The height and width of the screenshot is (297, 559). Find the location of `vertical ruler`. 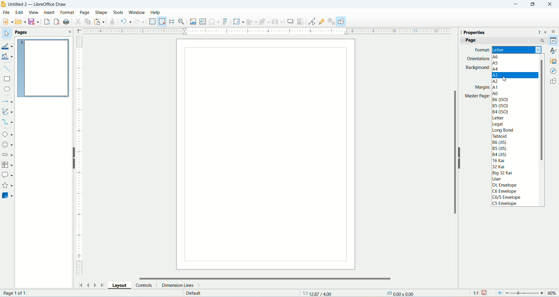

vertical ruler is located at coordinates (79, 155).